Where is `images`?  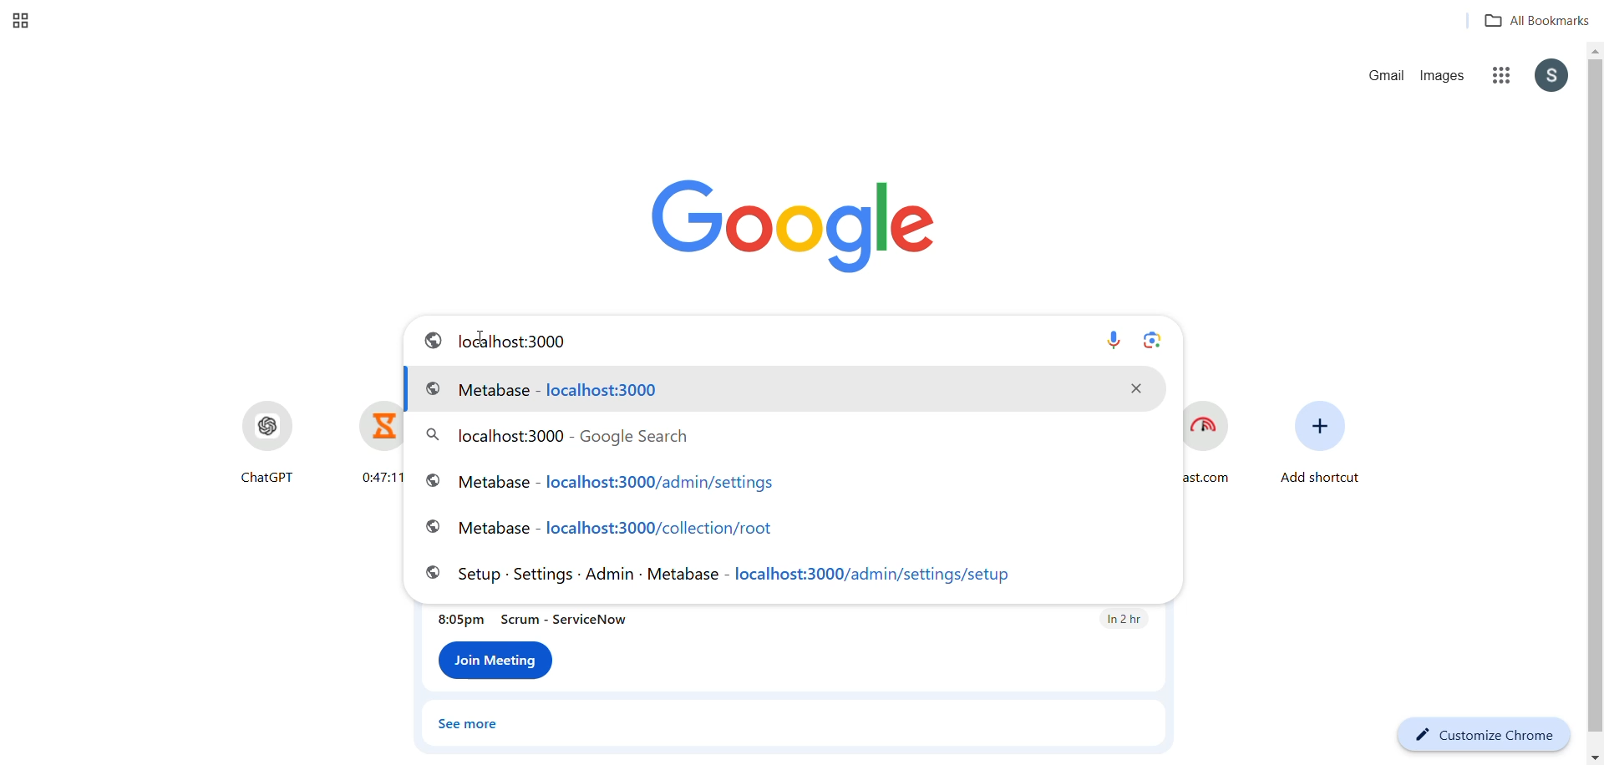
images is located at coordinates (1447, 77).